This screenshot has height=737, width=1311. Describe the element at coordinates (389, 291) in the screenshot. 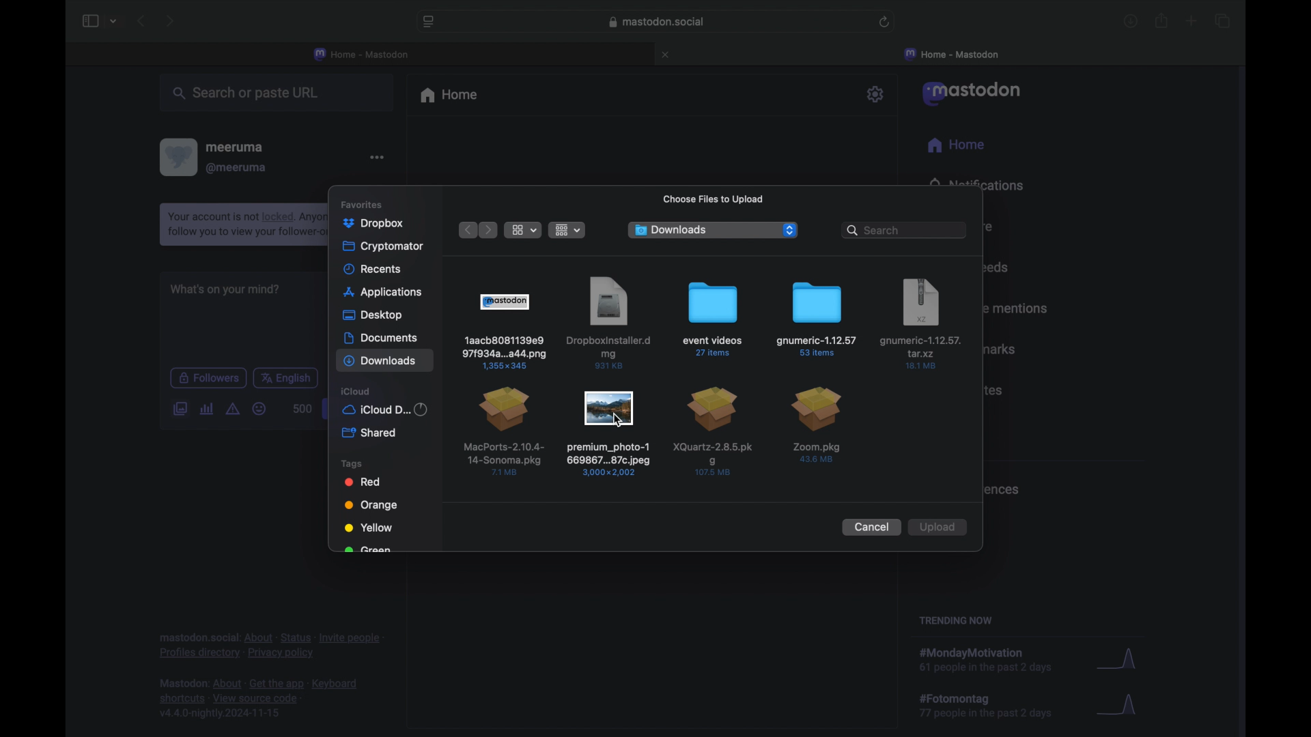

I see `applications` at that location.